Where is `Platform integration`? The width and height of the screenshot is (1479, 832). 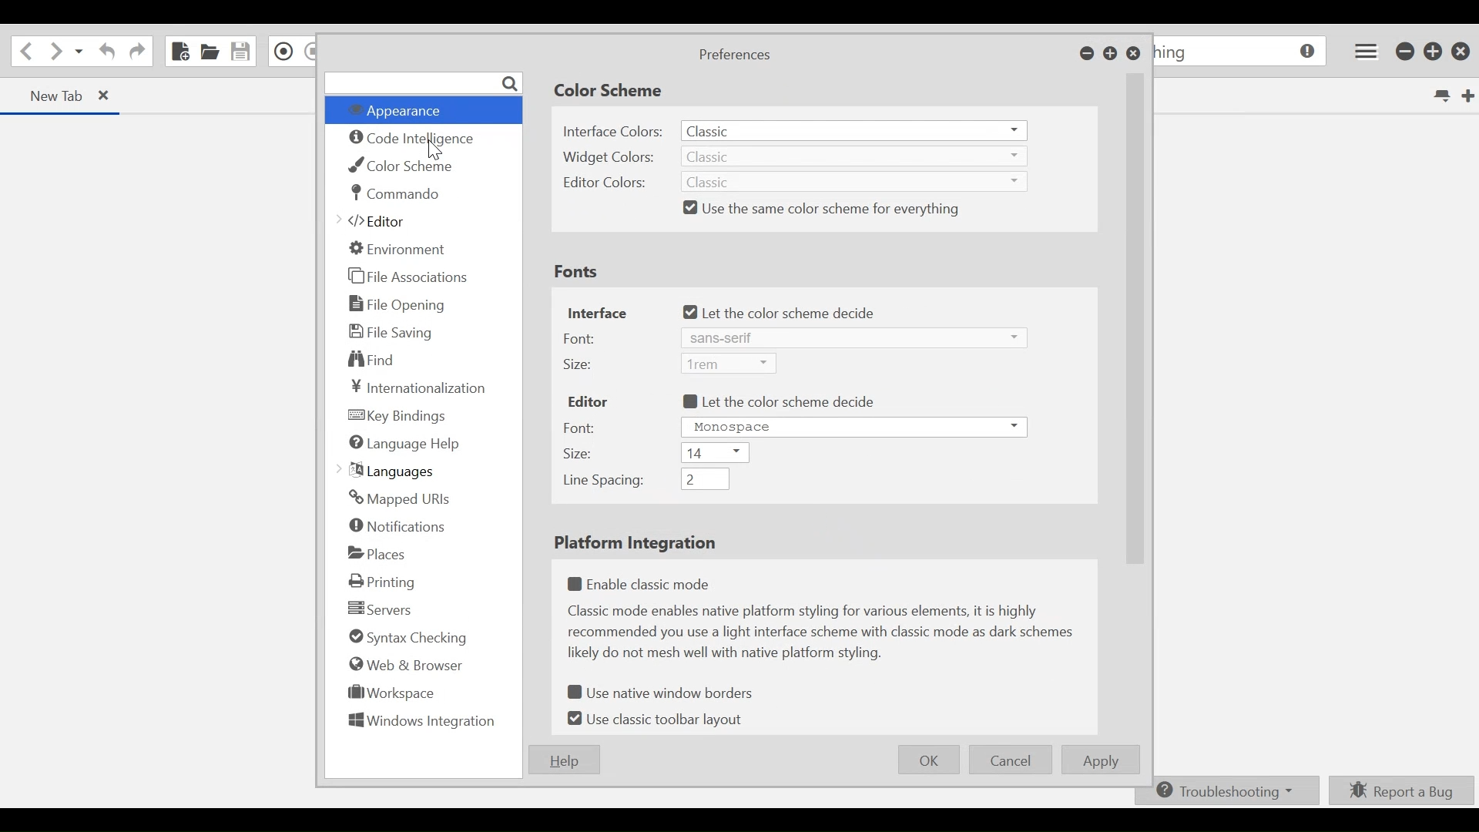 Platform integration is located at coordinates (631, 543).